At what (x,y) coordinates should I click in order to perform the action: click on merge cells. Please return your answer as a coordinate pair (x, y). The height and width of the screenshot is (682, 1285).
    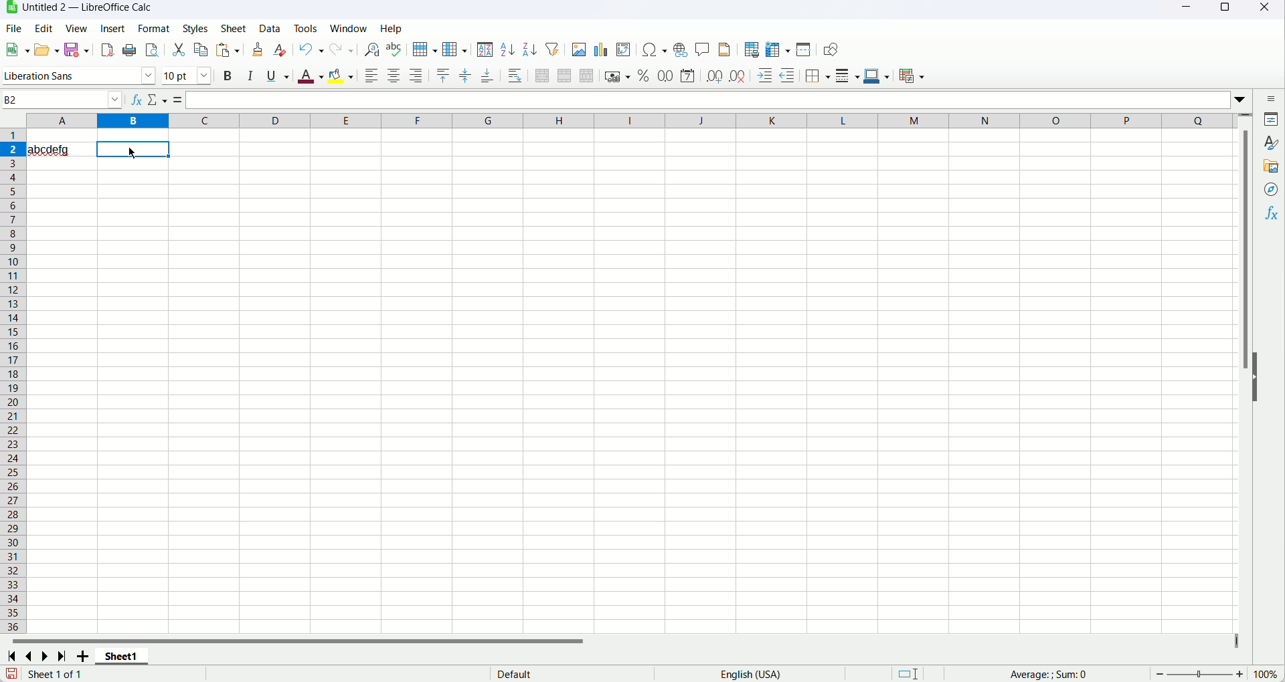
    Looking at the image, I should click on (564, 77).